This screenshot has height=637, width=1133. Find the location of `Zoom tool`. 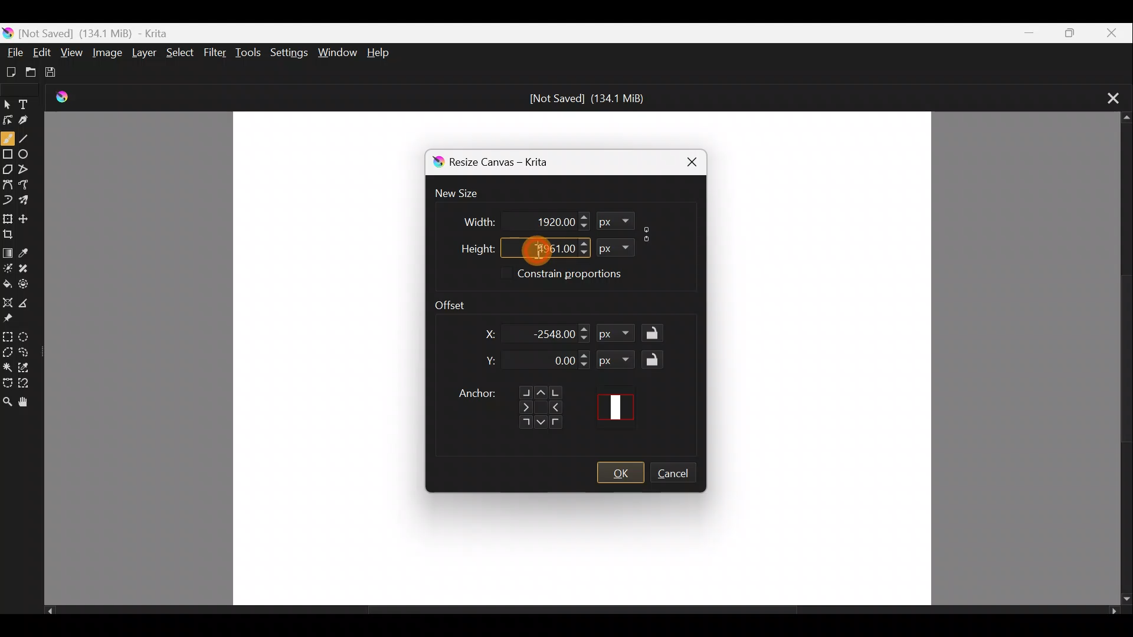

Zoom tool is located at coordinates (7, 402).